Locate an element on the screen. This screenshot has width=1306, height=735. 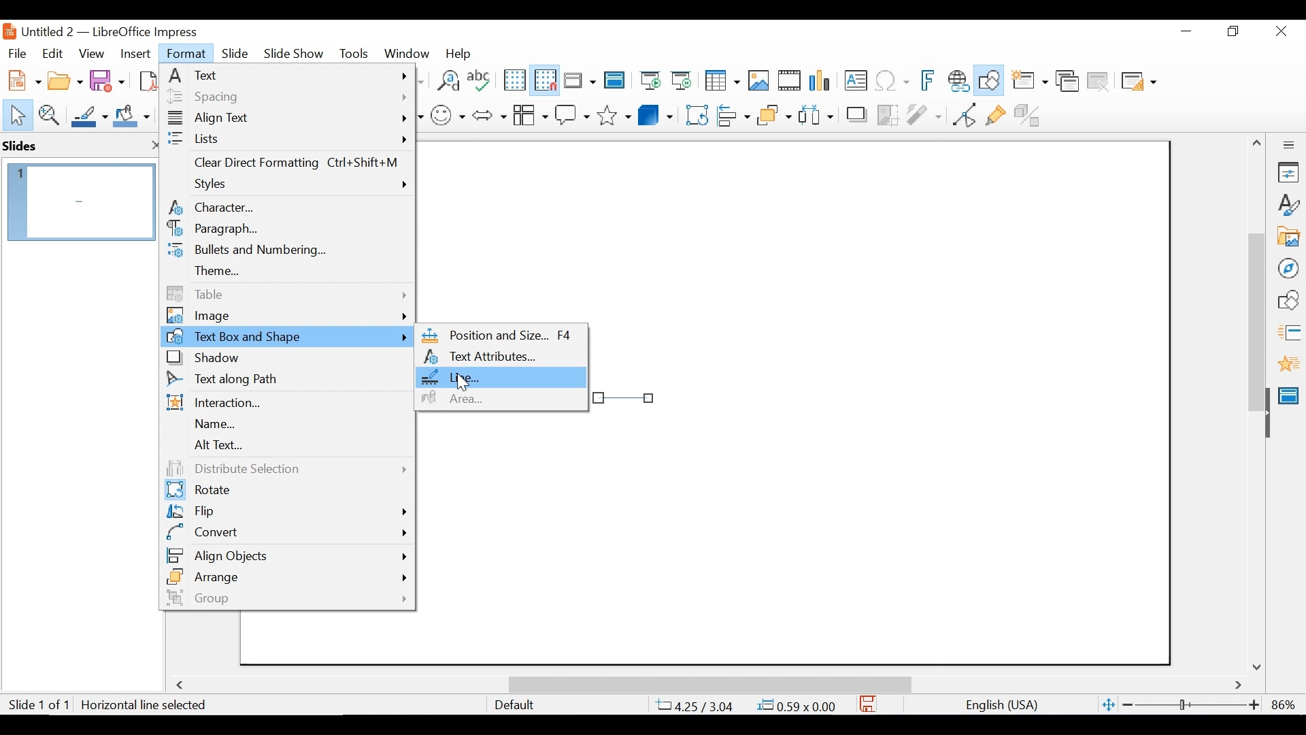
Edit is located at coordinates (51, 54).